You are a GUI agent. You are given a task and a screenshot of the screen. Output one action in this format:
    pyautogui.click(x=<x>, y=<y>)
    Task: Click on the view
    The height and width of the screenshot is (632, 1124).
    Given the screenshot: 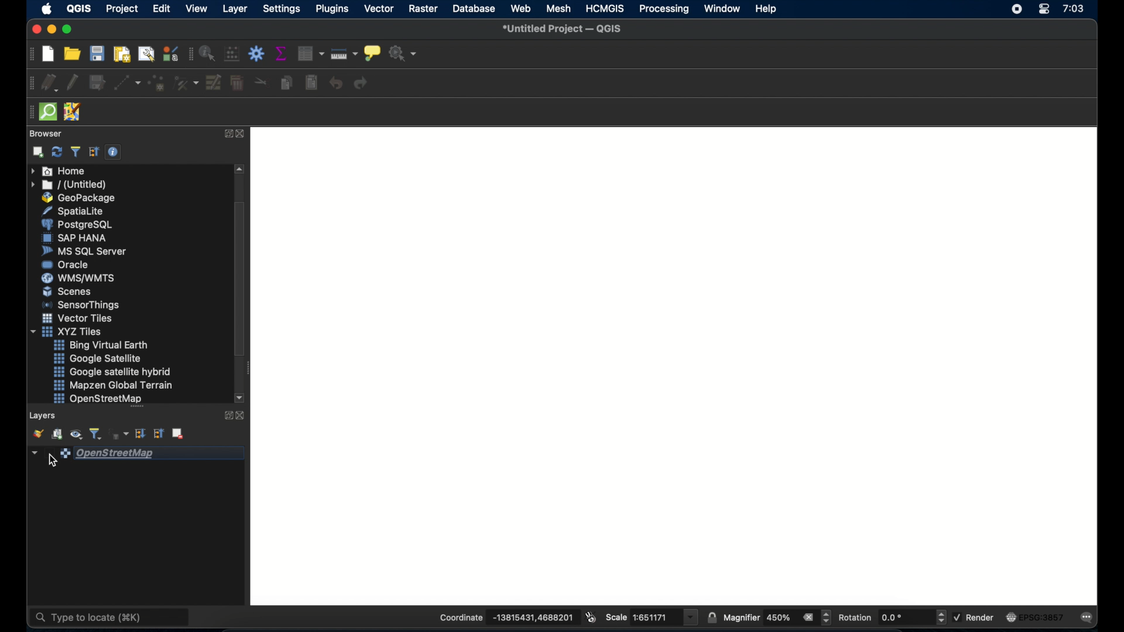 What is the action you would take?
    pyautogui.click(x=197, y=10)
    